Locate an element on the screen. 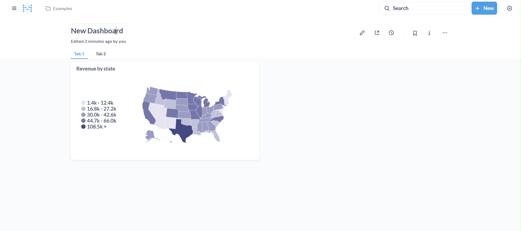 The height and width of the screenshot is (231, 521). cursor is located at coordinates (117, 32).